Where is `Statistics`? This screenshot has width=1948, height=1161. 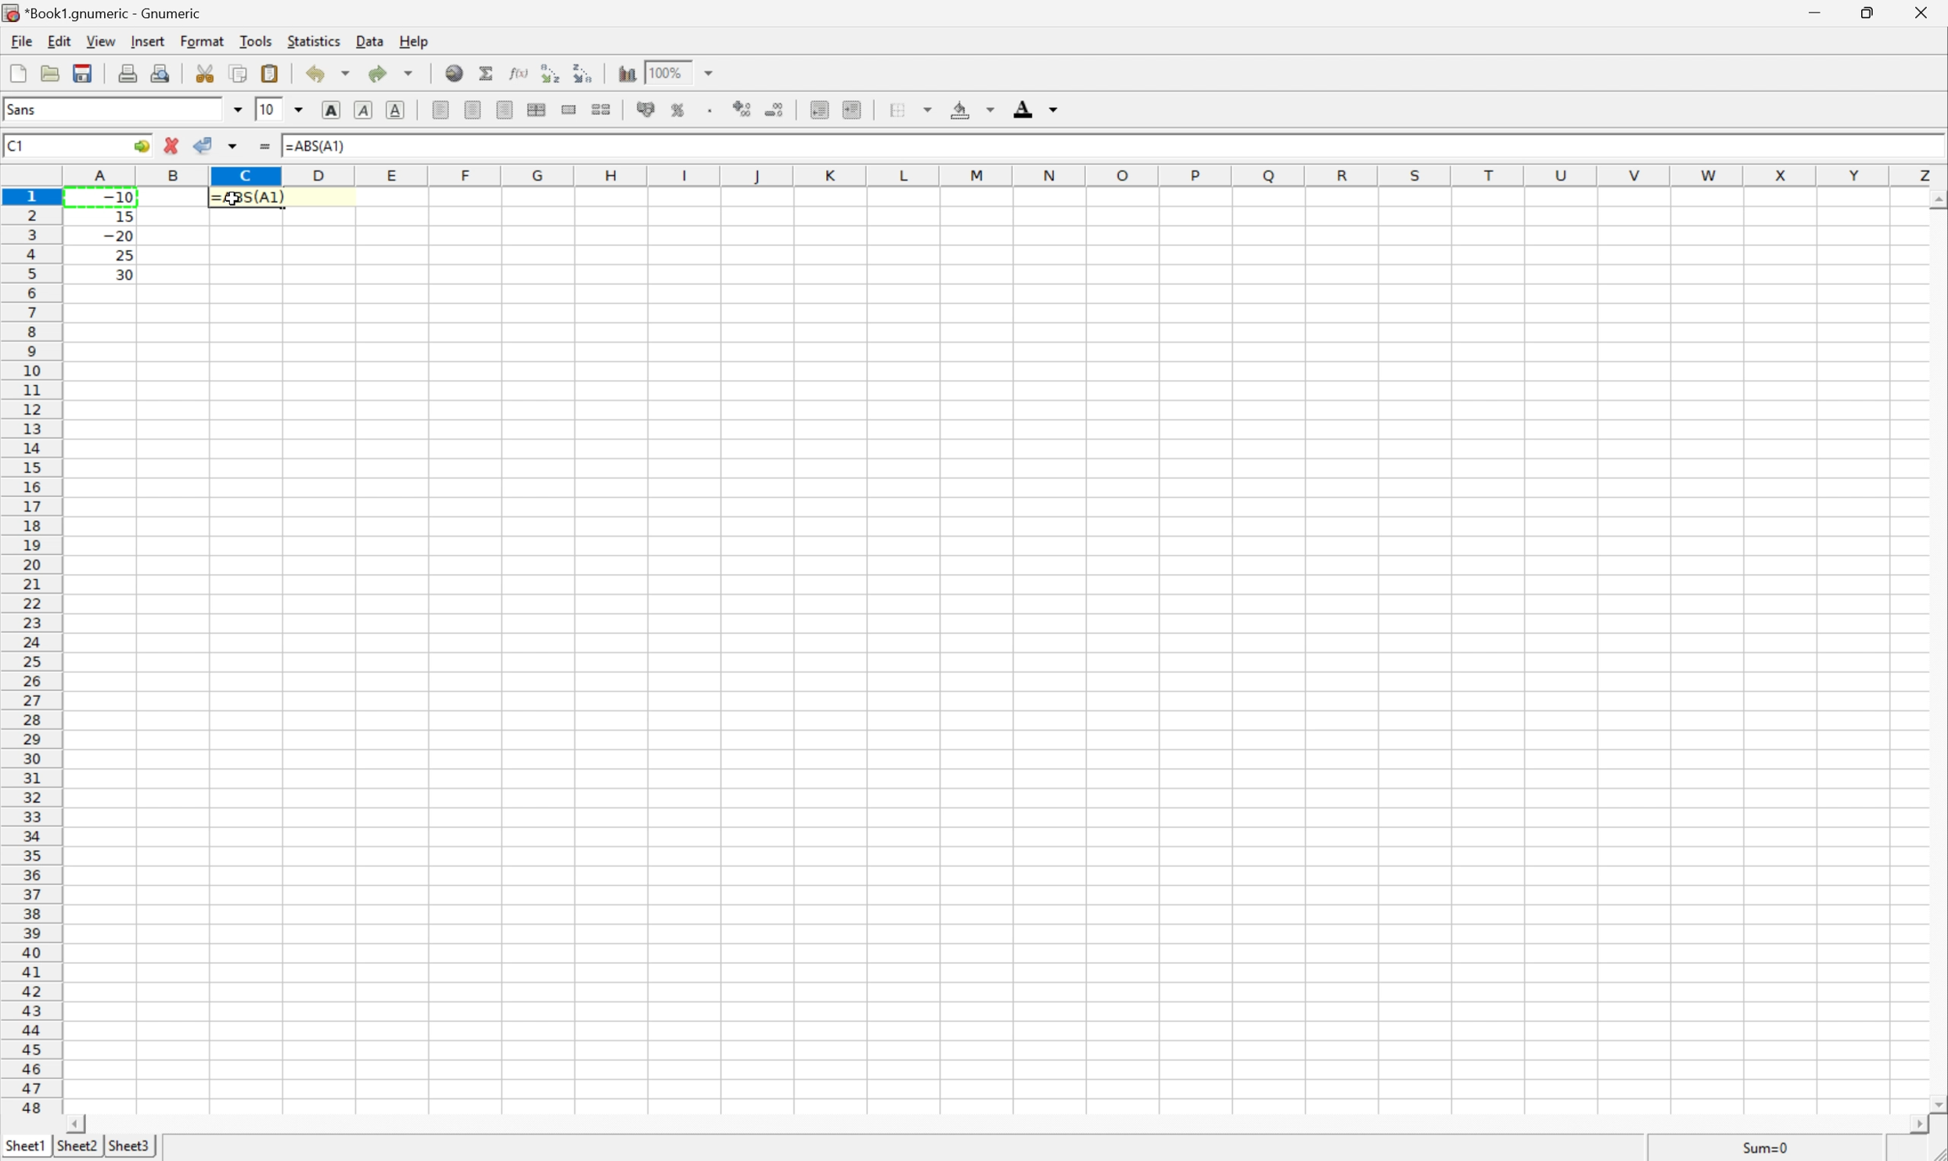
Statistics is located at coordinates (312, 41).